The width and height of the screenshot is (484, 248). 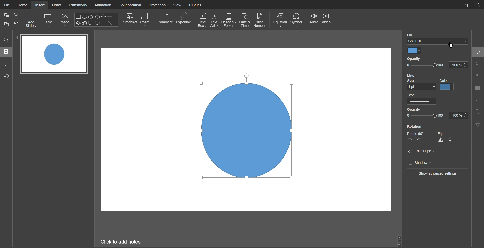 What do you see at coordinates (447, 87) in the screenshot?
I see `colors` at bounding box center [447, 87].